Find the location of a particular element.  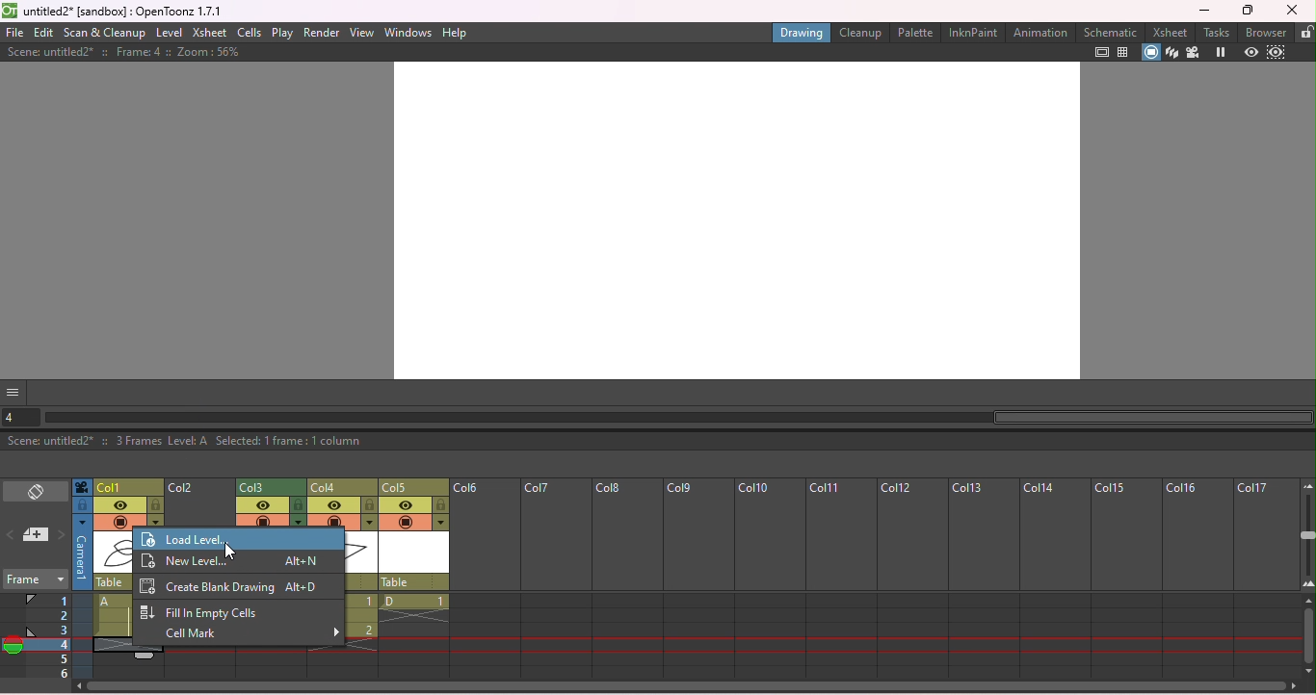

cells mark is located at coordinates (245, 634).